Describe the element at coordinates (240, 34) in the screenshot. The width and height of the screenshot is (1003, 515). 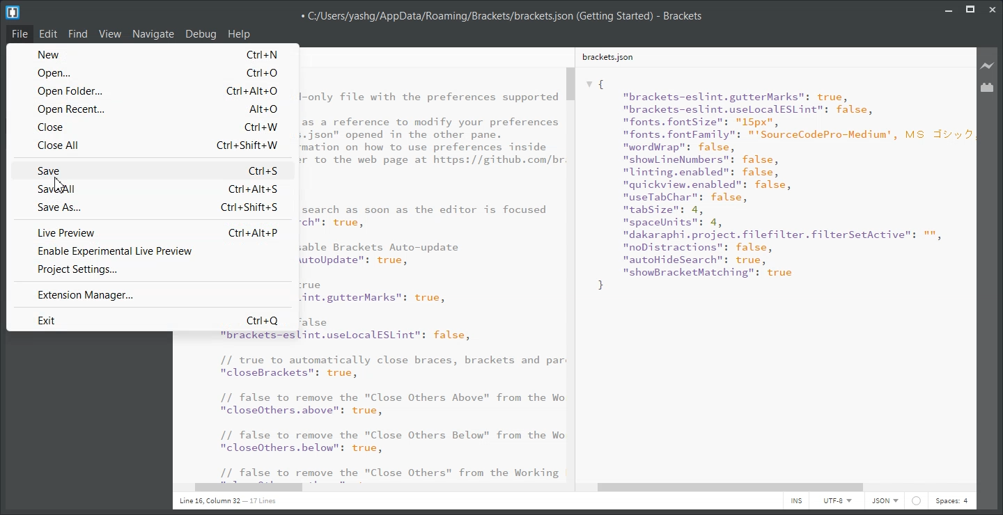
I see `Help` at that location.